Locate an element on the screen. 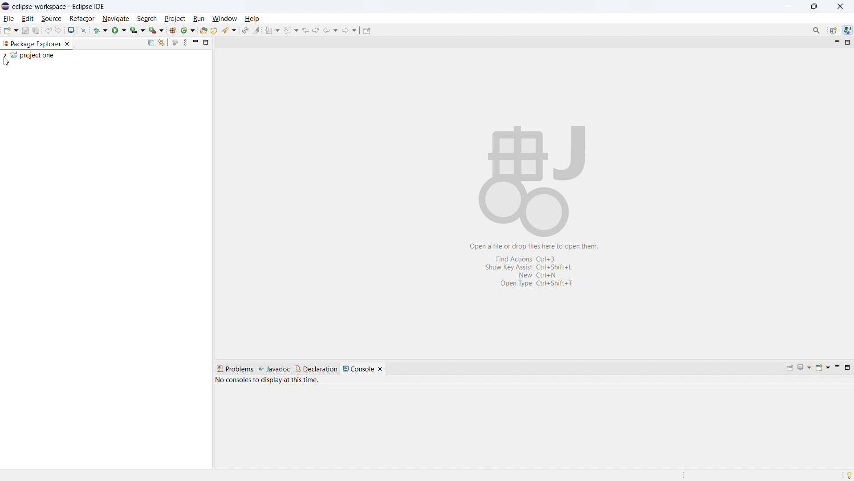 This screenshot has height=481, width=854. Open a file or drop files here to open them.
Find Actions Ctrl+3
Show Key Assist Ctrl+Shift+L
New Ctri+N
OpenType Ctri+ShiftsT is located at coordinates (537, 267).